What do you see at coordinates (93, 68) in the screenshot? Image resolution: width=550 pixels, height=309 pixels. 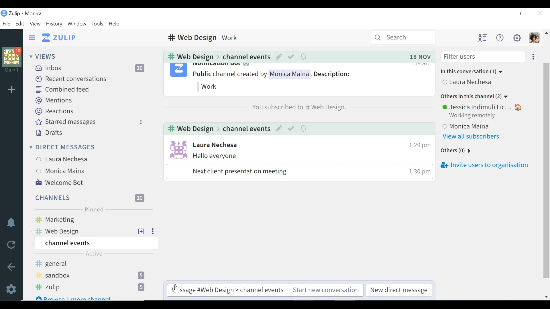 I see `Inbox` at bounding box center [93, 68].